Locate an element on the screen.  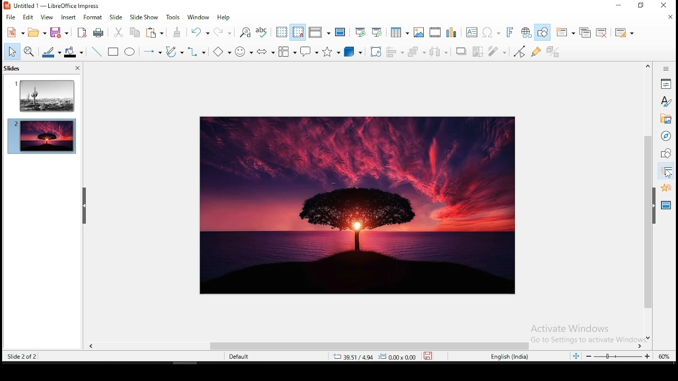
callout shapes is located at coordinates (309, 51).